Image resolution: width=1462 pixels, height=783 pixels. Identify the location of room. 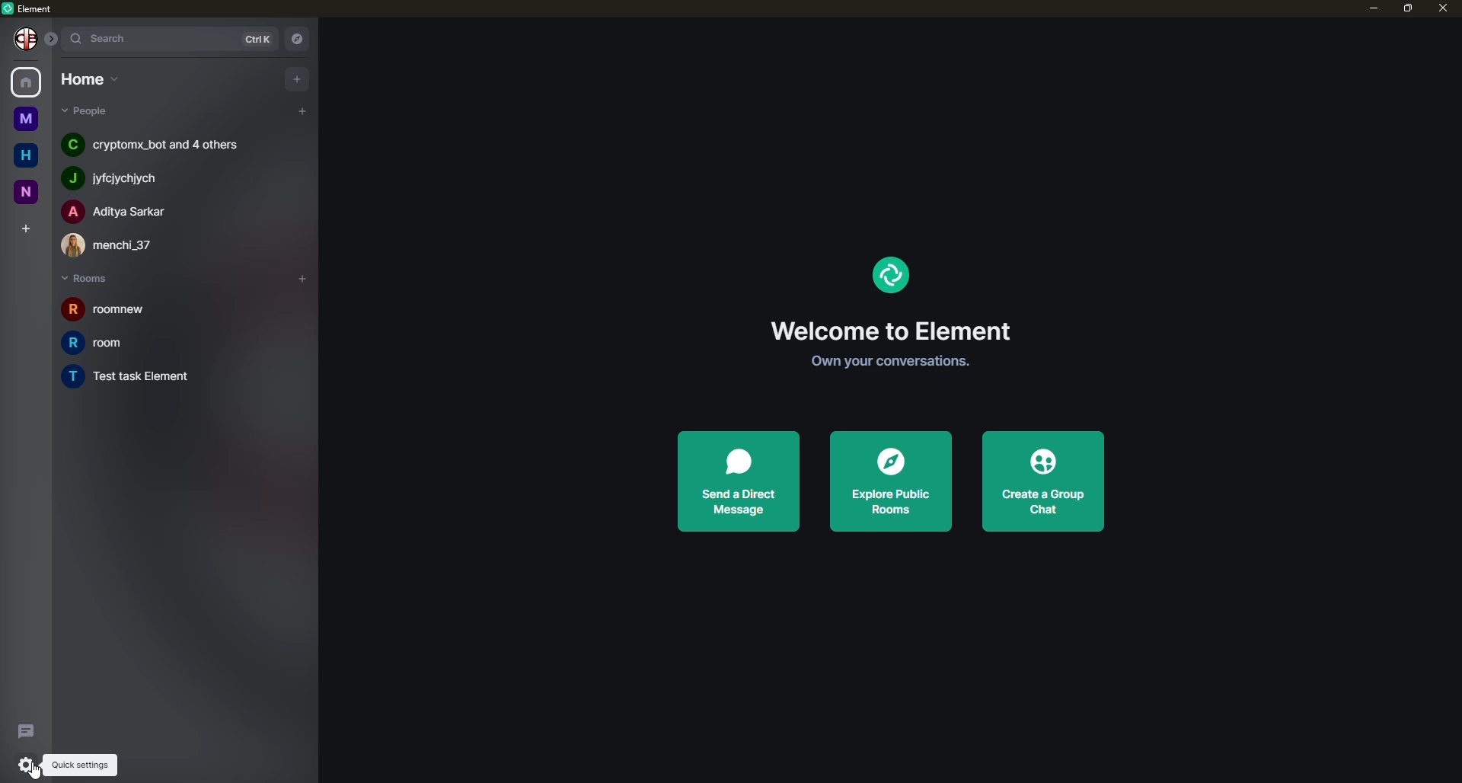
(101, 310).